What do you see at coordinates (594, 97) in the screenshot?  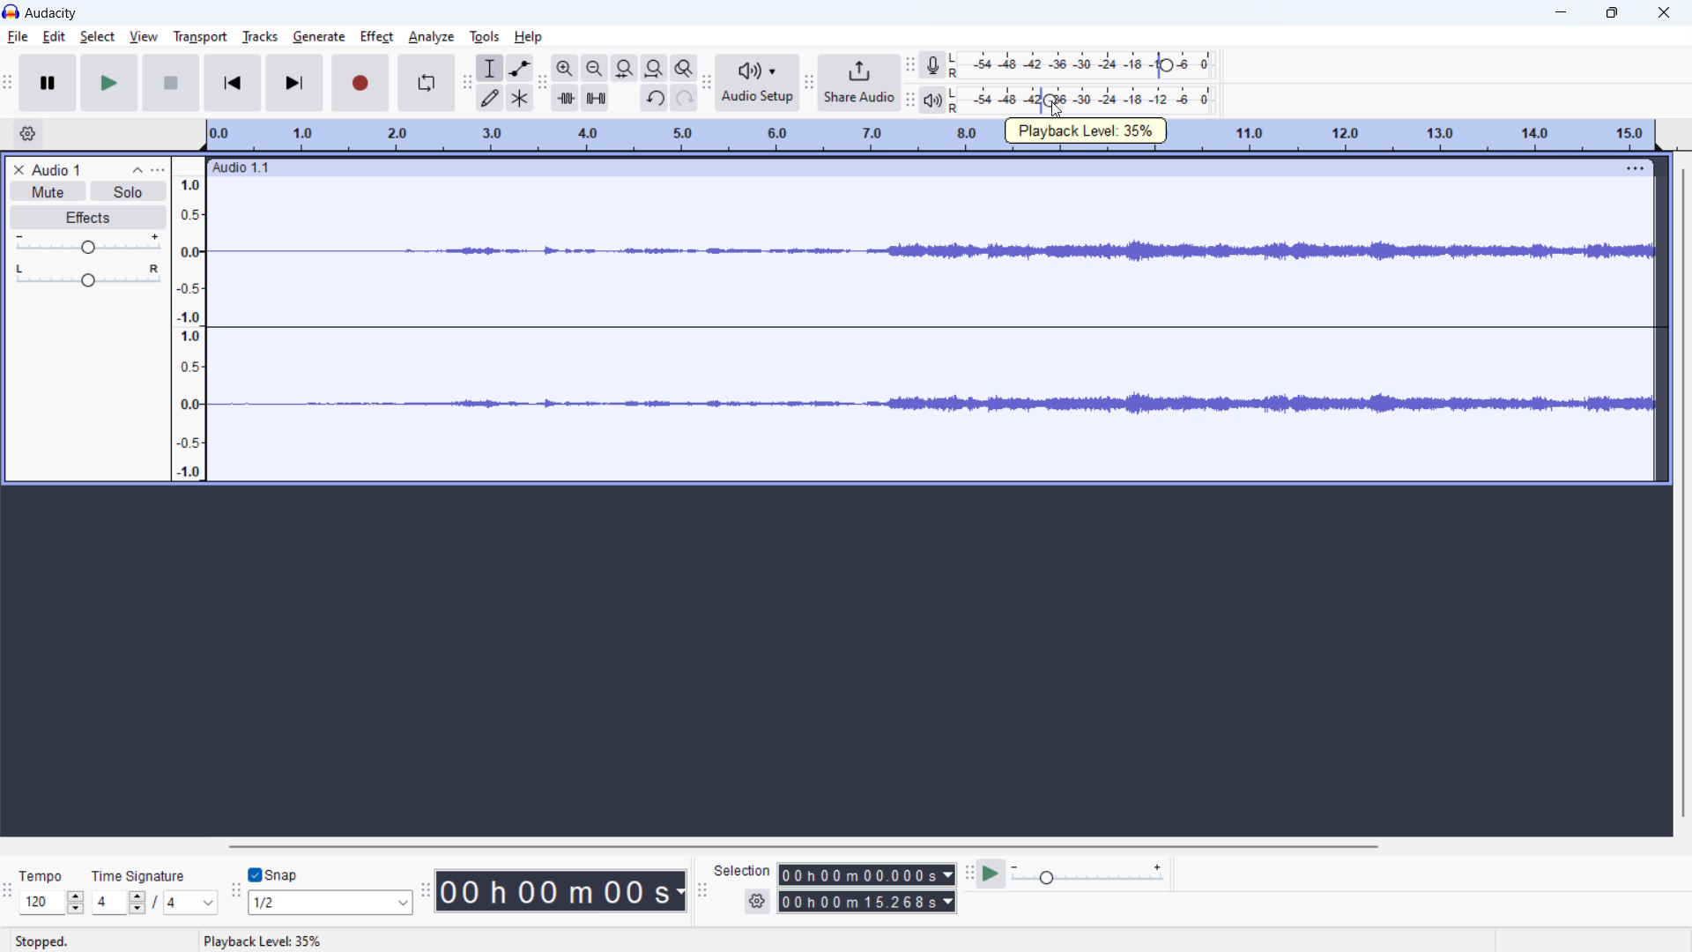 I see `silence selection` at bounding box center [594, 97].